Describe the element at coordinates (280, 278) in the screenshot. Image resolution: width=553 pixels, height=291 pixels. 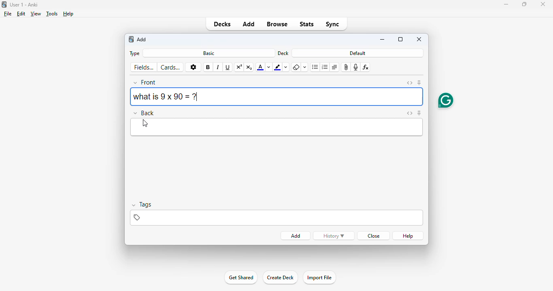
I see `create deck` at that location.